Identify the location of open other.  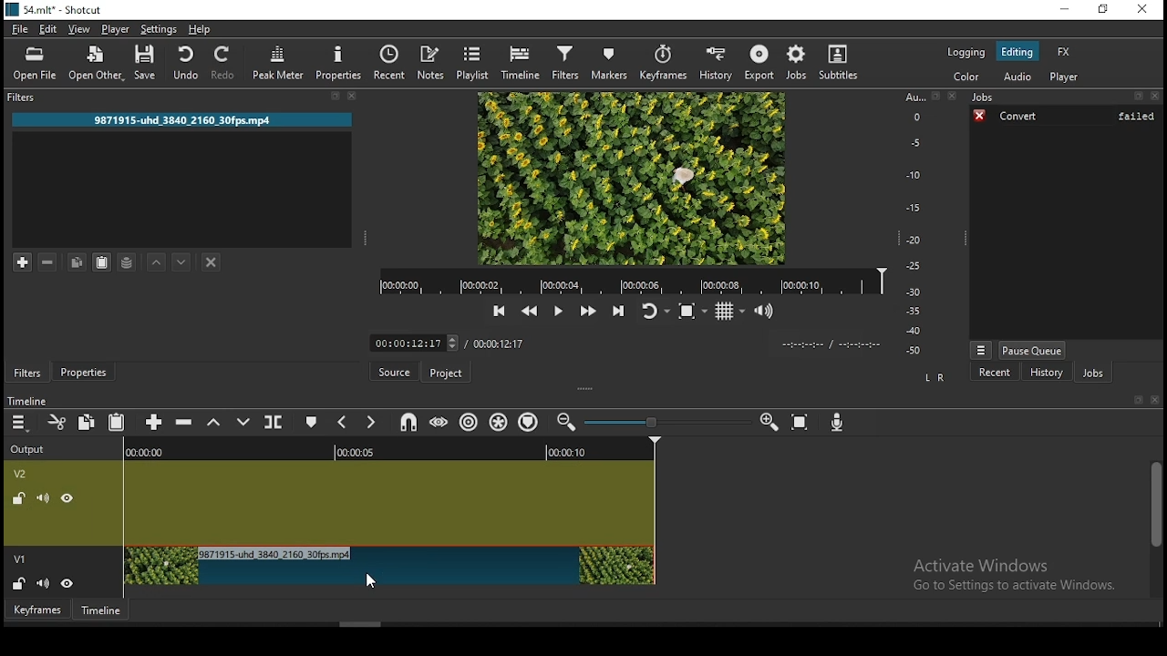
(97, 62).